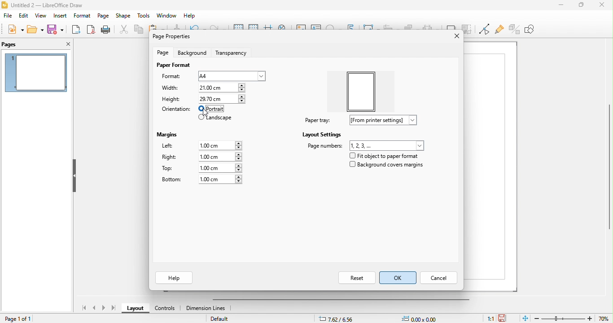 This screenshot has height=323, width=613. Describe the element at coordinates (35, 30) in the screenshot. I see `open` at that location.